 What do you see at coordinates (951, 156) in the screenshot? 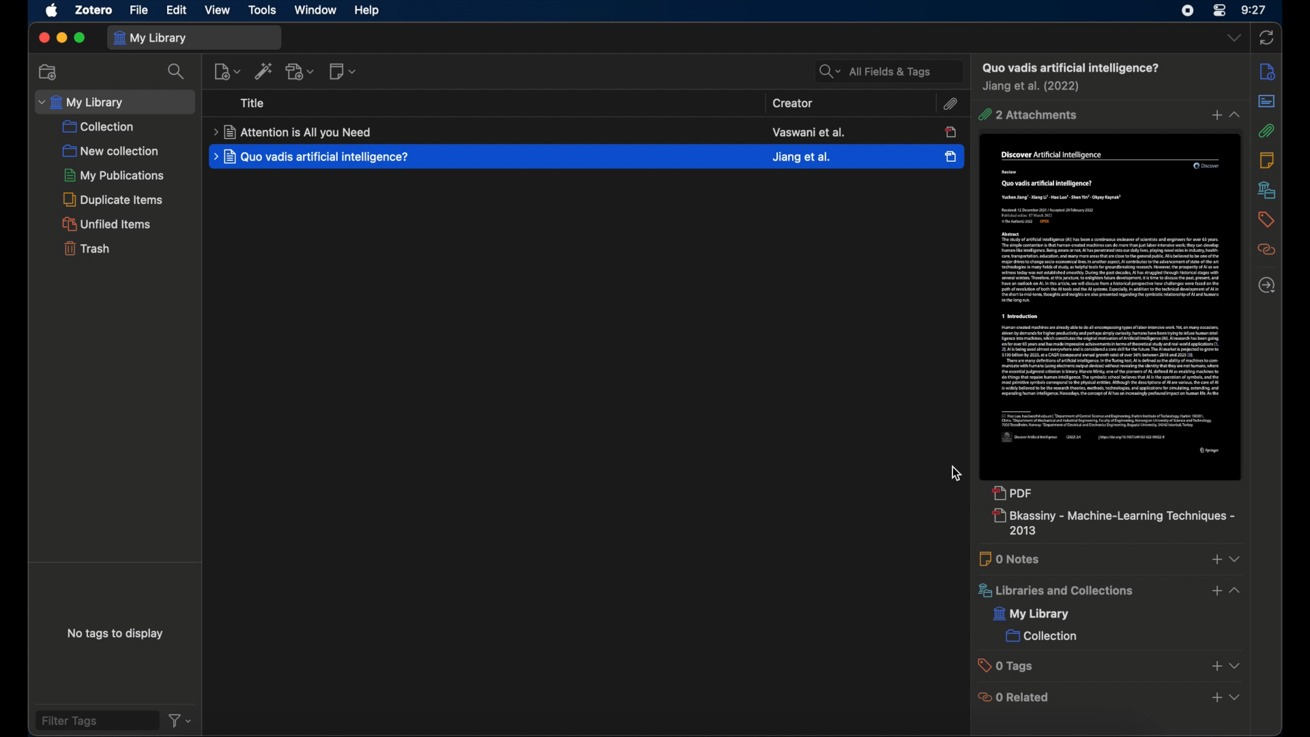
I see `selected item` at bounding box center [951, 156].